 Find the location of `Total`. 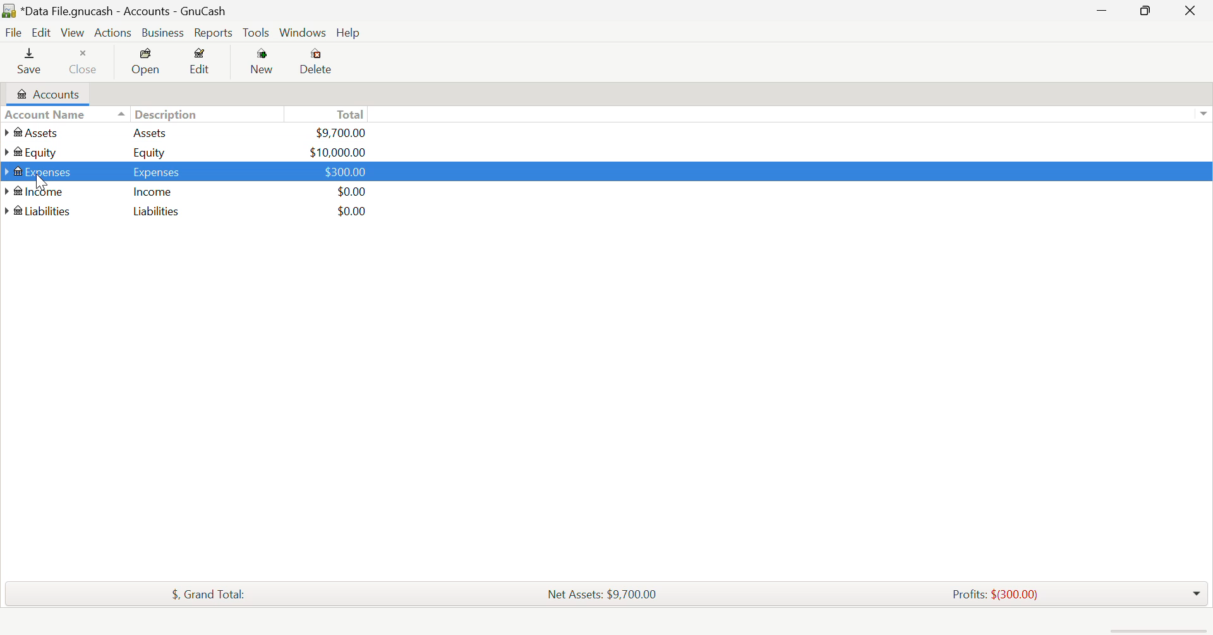

Total is located at coordinates (333, 114).